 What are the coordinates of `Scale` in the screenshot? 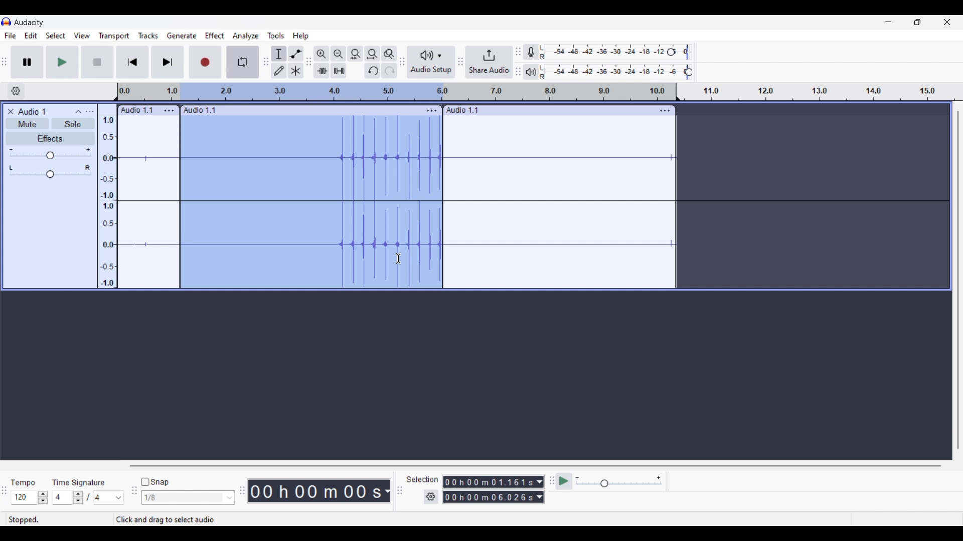 It's located at (149, 92).